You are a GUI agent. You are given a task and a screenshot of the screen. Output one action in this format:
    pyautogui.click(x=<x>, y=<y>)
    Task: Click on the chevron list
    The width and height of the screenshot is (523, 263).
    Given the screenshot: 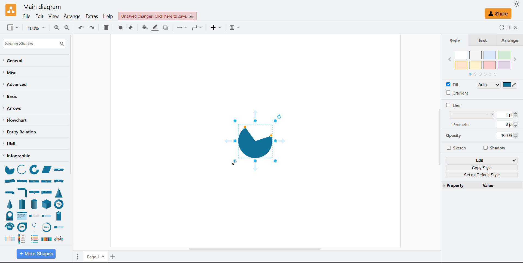 What is the action you would take?
    pyautogui.click(x=8, y=239)
    